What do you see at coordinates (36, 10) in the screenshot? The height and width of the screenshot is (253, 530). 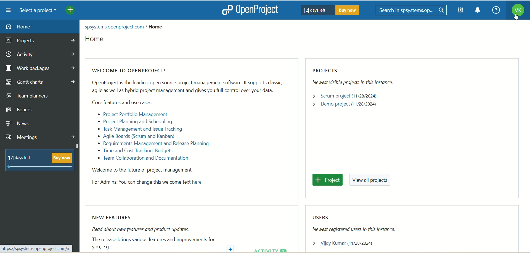 I see `select a project` at bounding box center [36, 10].